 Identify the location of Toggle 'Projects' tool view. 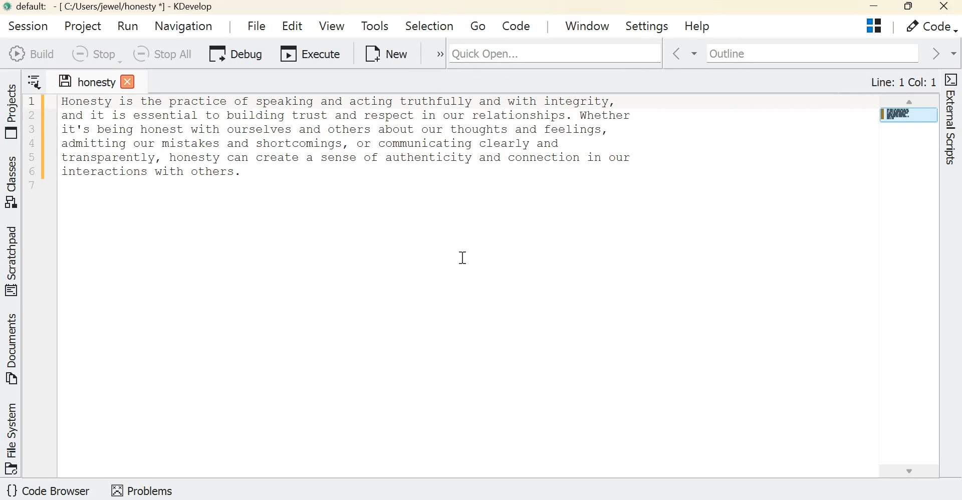
(14, 109).